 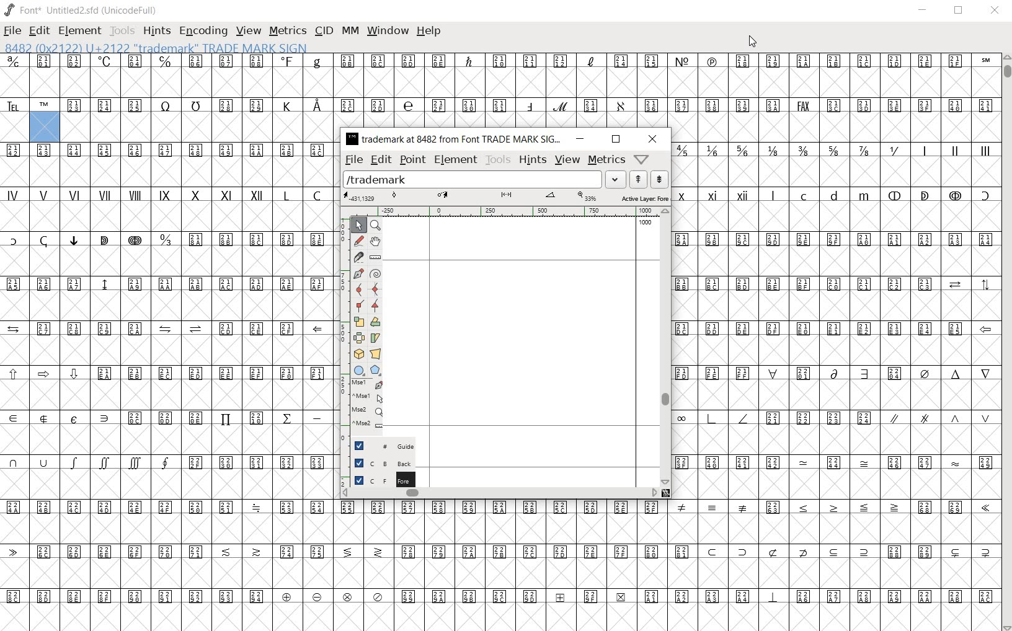 What do you see at coordinates (429, 32) in the screenshot?
I see `HELP` at bounding box center [429, 32].